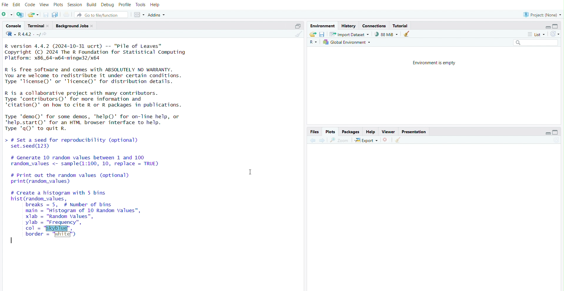 This screenshot has height=291, width=564. Describe the element at coordinates (67, 14) in the screenshot. I see `print the current file` at that location.